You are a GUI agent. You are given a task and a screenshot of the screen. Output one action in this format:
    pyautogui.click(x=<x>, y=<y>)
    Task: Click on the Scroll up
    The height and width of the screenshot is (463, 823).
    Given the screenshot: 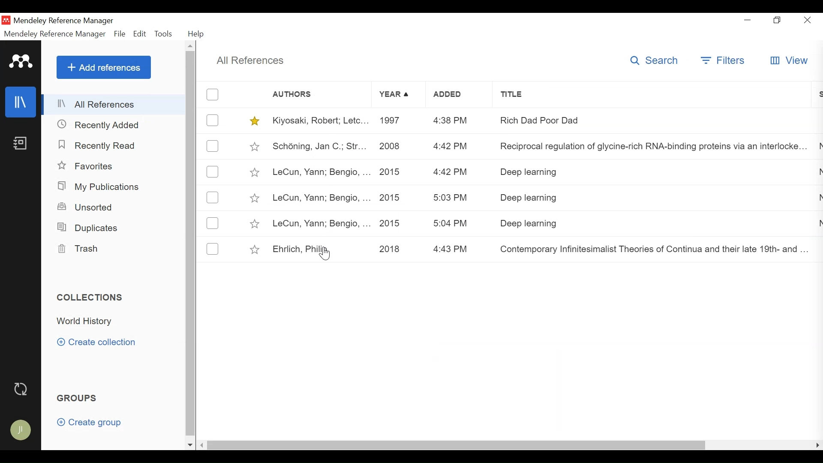 What is the action you would take?
    pyautogui.click(x=190, y=46)
    